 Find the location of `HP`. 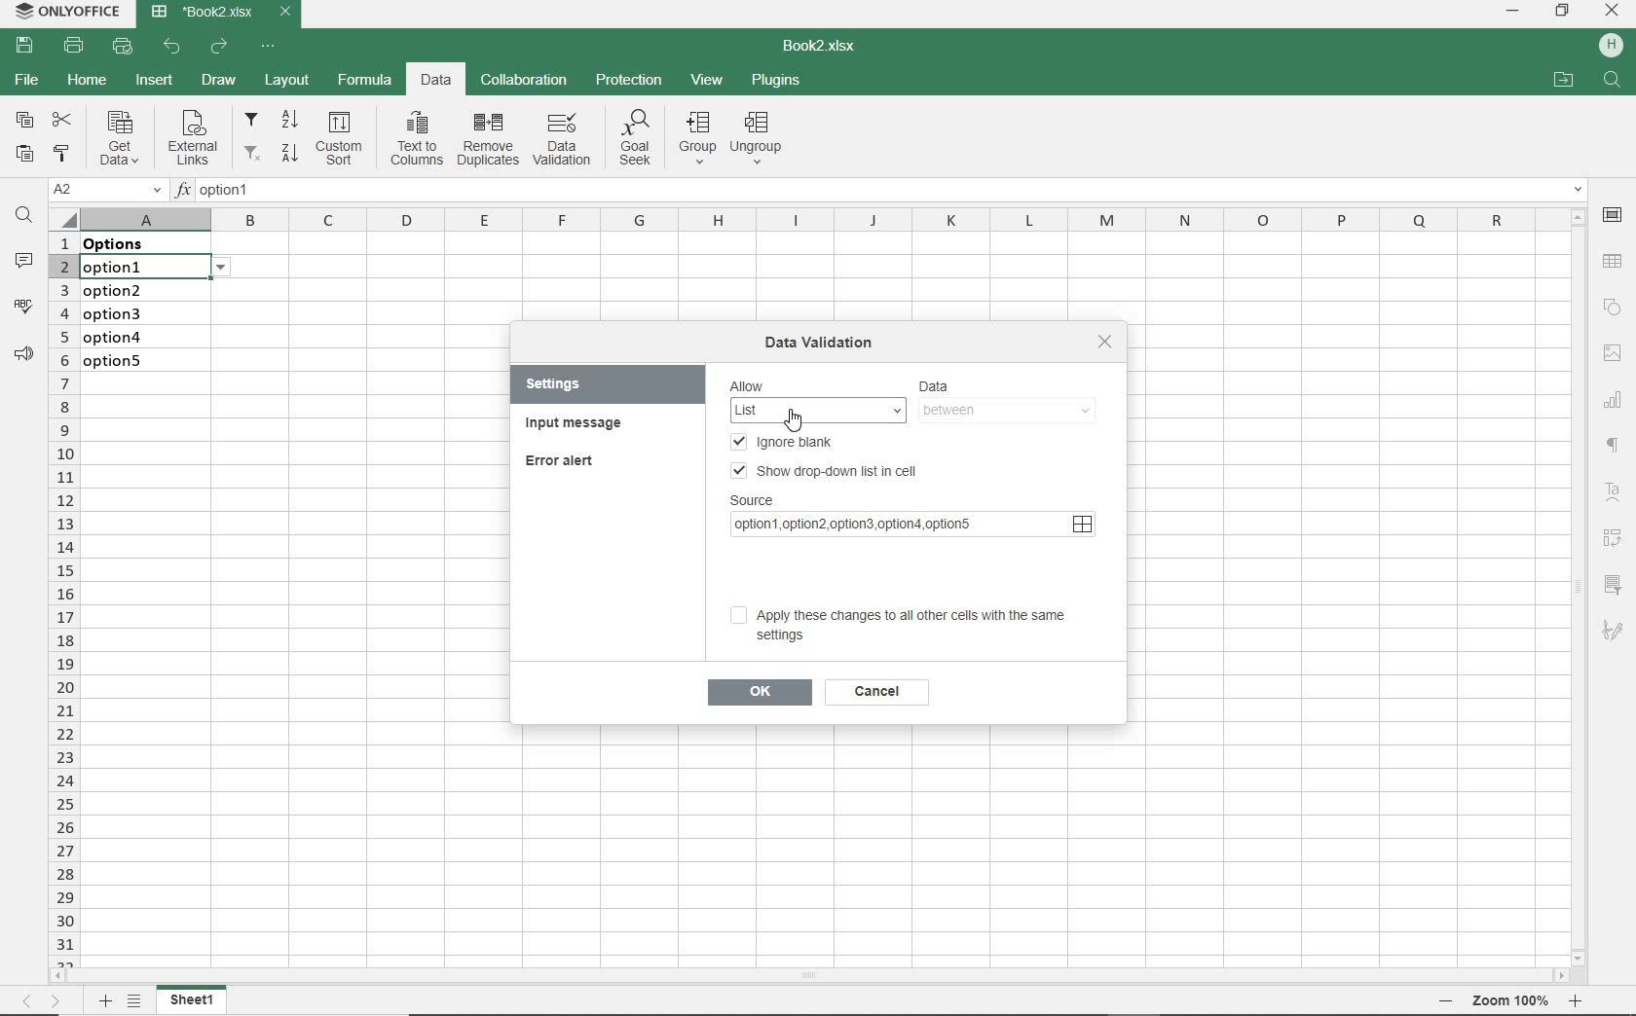

HP is located at coordinates (1613, 47).